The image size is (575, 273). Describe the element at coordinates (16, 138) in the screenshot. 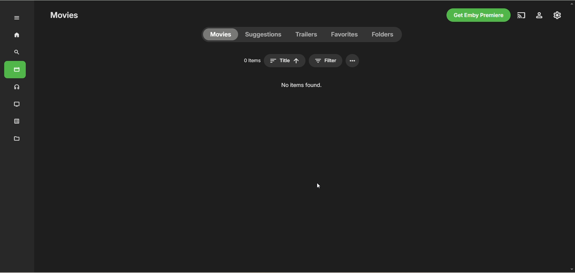

I see `metadata manager` at that location.